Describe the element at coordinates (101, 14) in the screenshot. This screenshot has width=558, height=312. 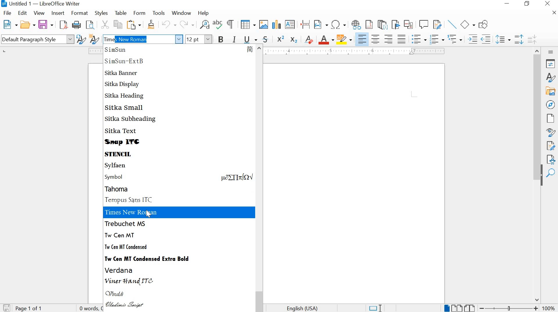
I see `STYLES` at that location.